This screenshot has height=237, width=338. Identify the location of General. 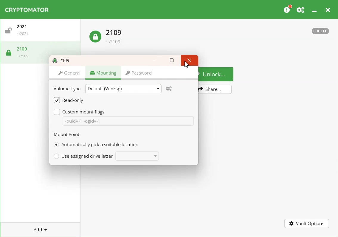
(68, 73).